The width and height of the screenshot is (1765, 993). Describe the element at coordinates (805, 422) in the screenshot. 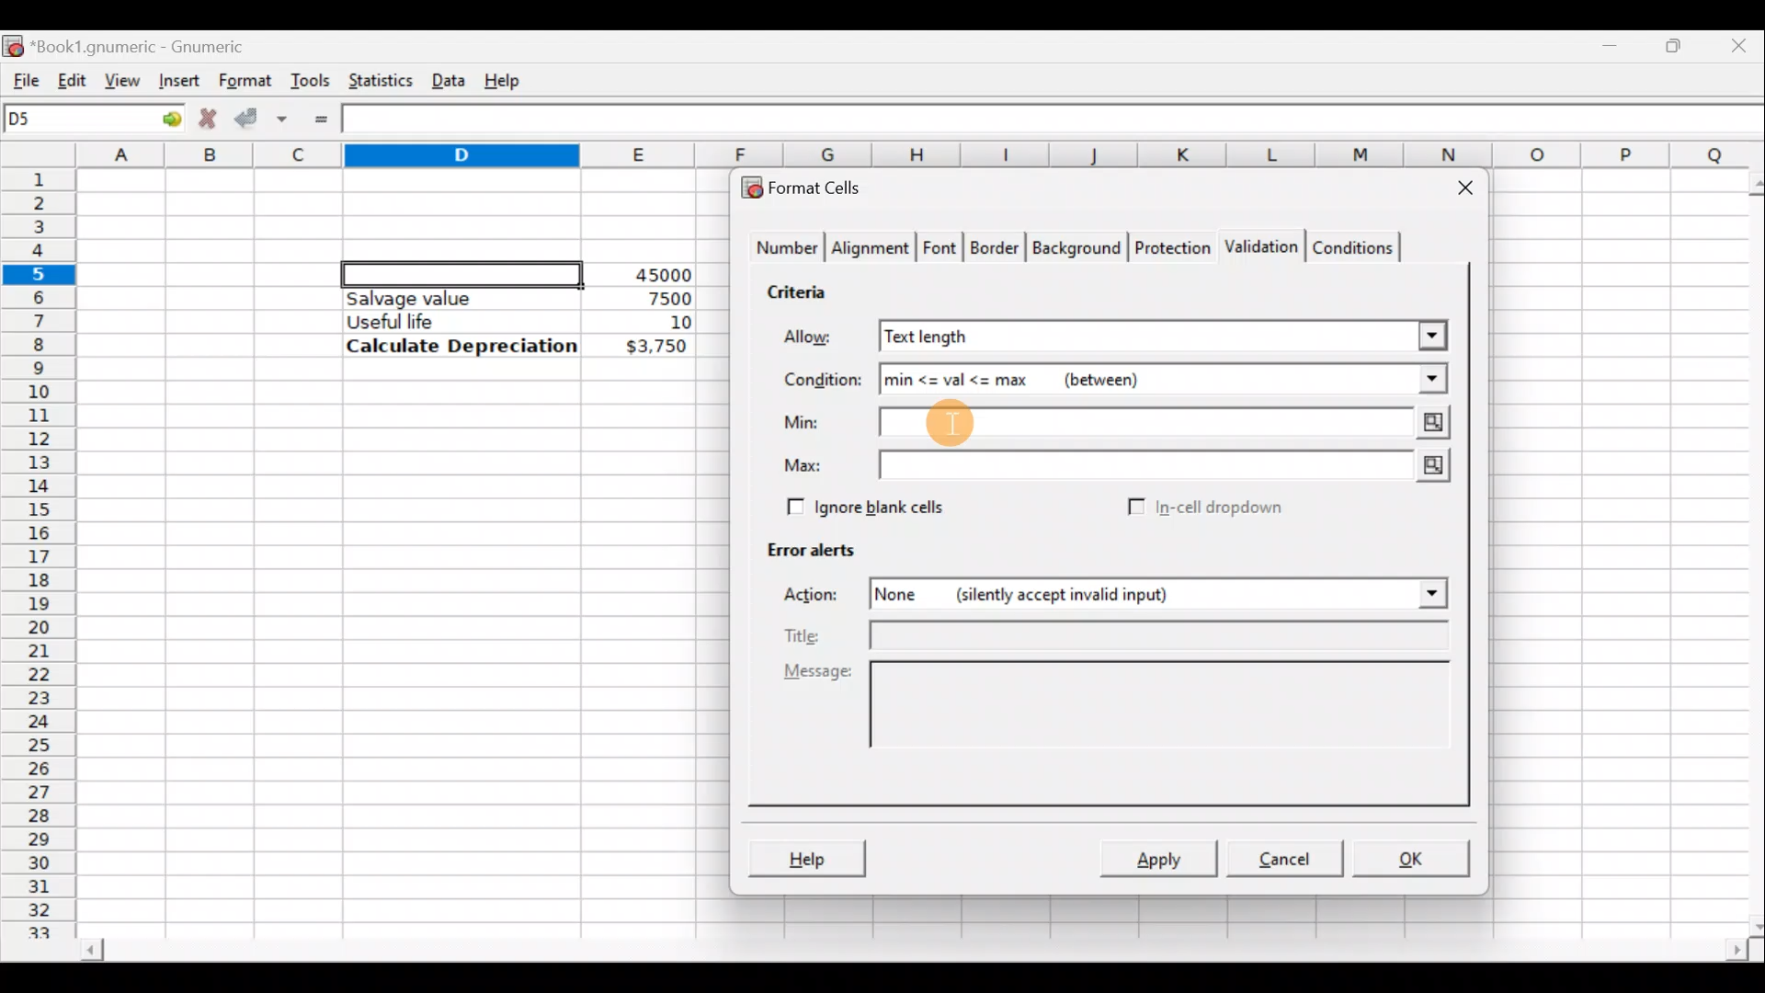

I see `Min` at that location.